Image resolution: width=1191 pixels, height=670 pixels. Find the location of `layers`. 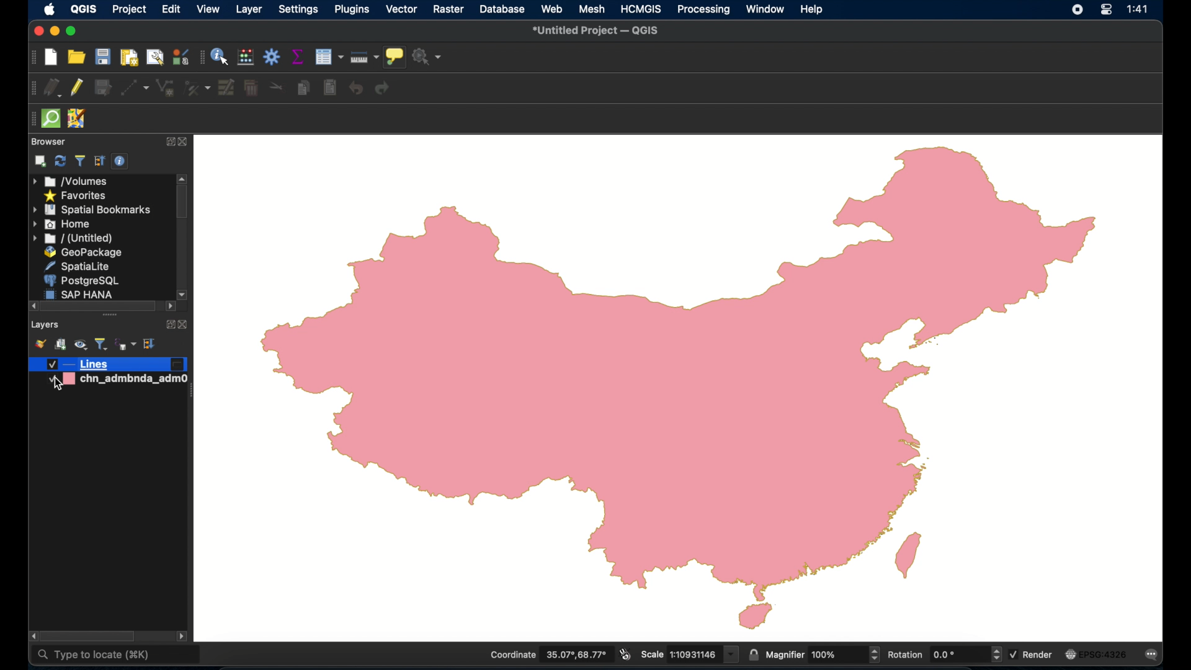

layers is located at coordinates (45, 326).